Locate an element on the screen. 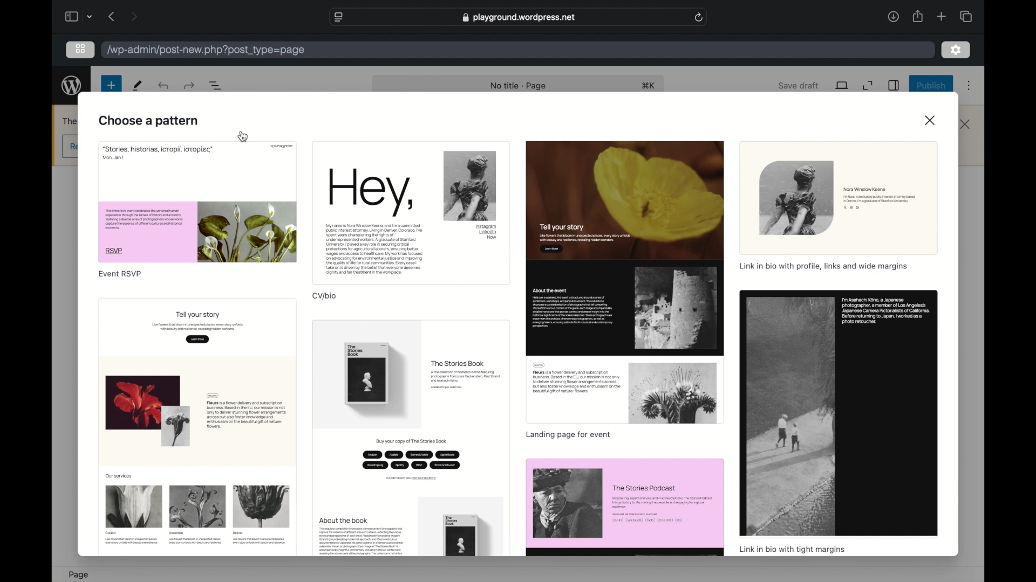 The width and height of the screenshot is (1036, 582). downloads is located at coordinates (894, 17).